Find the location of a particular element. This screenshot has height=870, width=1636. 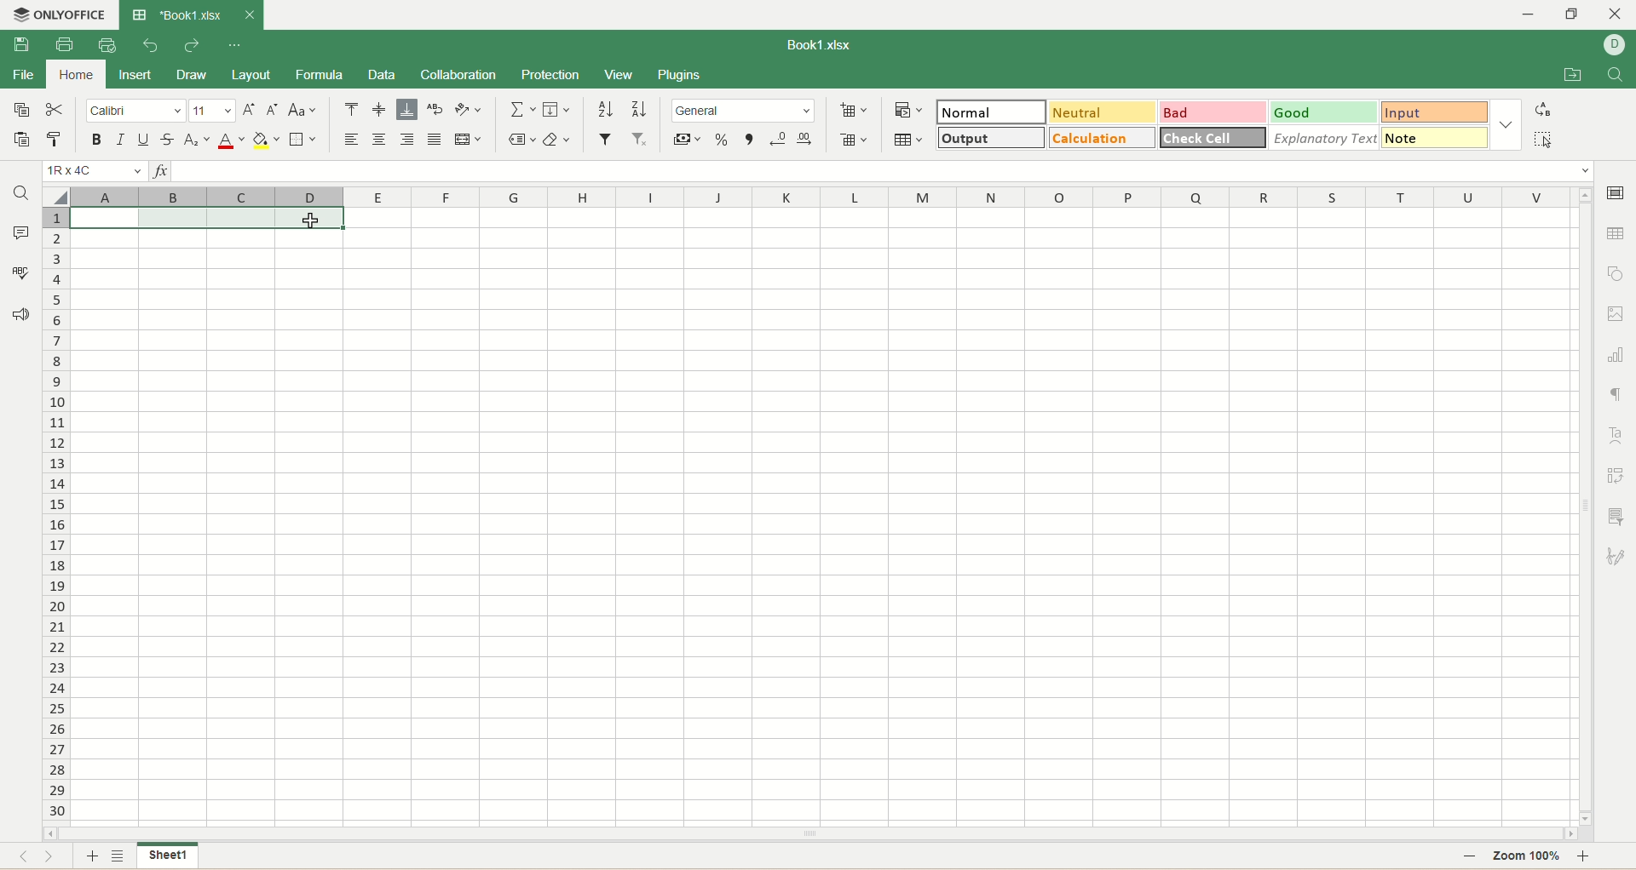

quick settings is located at coordinates (234, 48).